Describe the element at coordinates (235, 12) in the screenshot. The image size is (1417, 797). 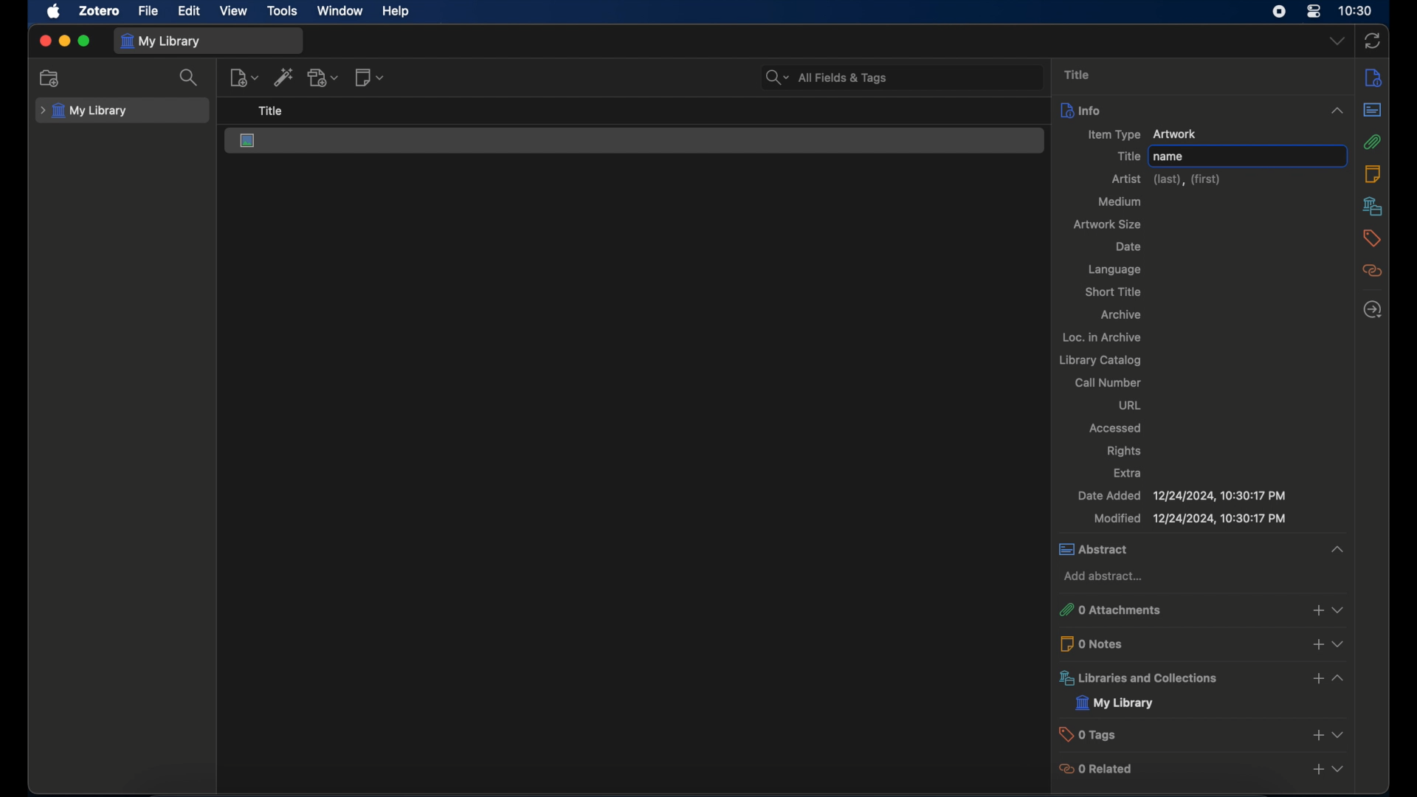
I see `view` at that location.